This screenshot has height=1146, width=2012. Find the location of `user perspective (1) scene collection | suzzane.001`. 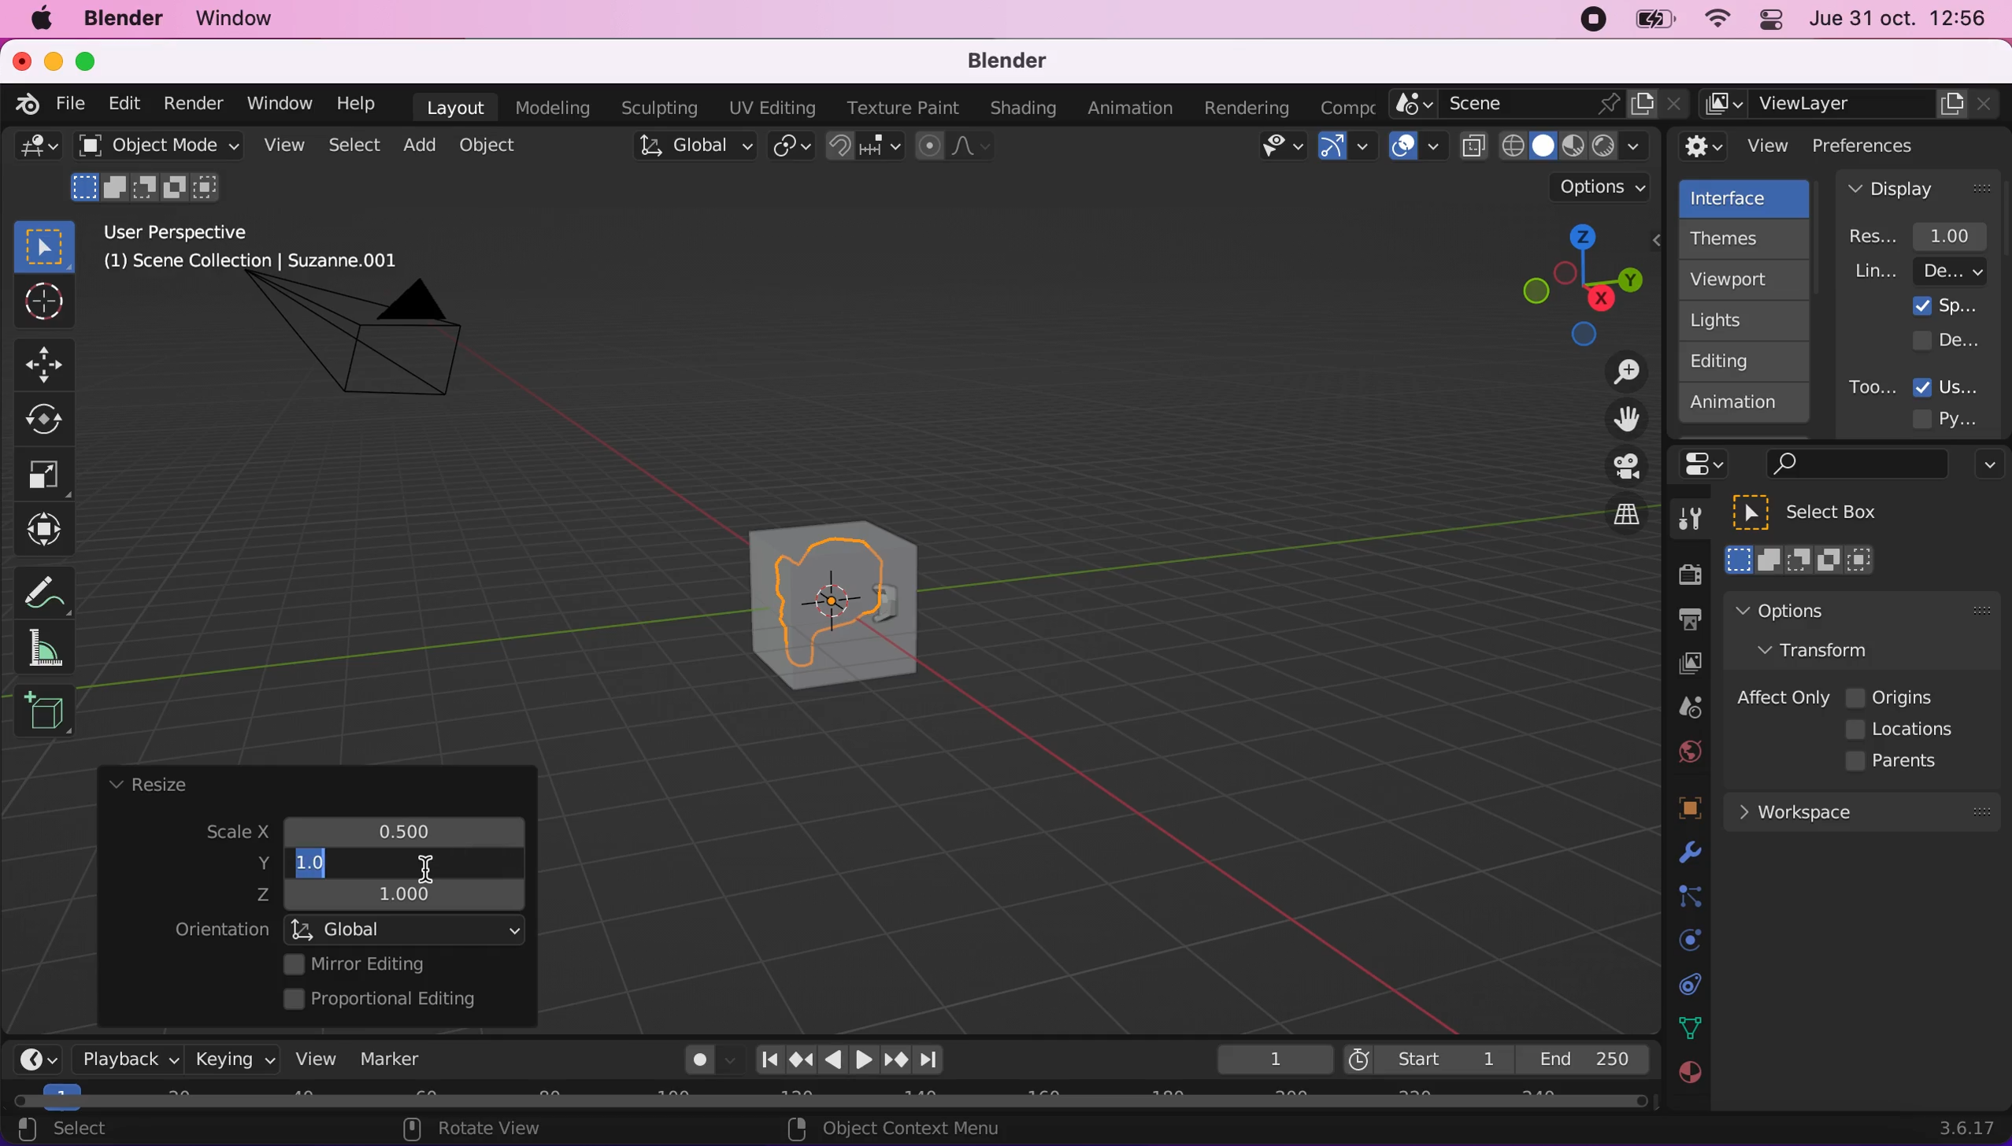

user perspective (1) scene collection | suzzane.001 is located at coordinates (263, 249).